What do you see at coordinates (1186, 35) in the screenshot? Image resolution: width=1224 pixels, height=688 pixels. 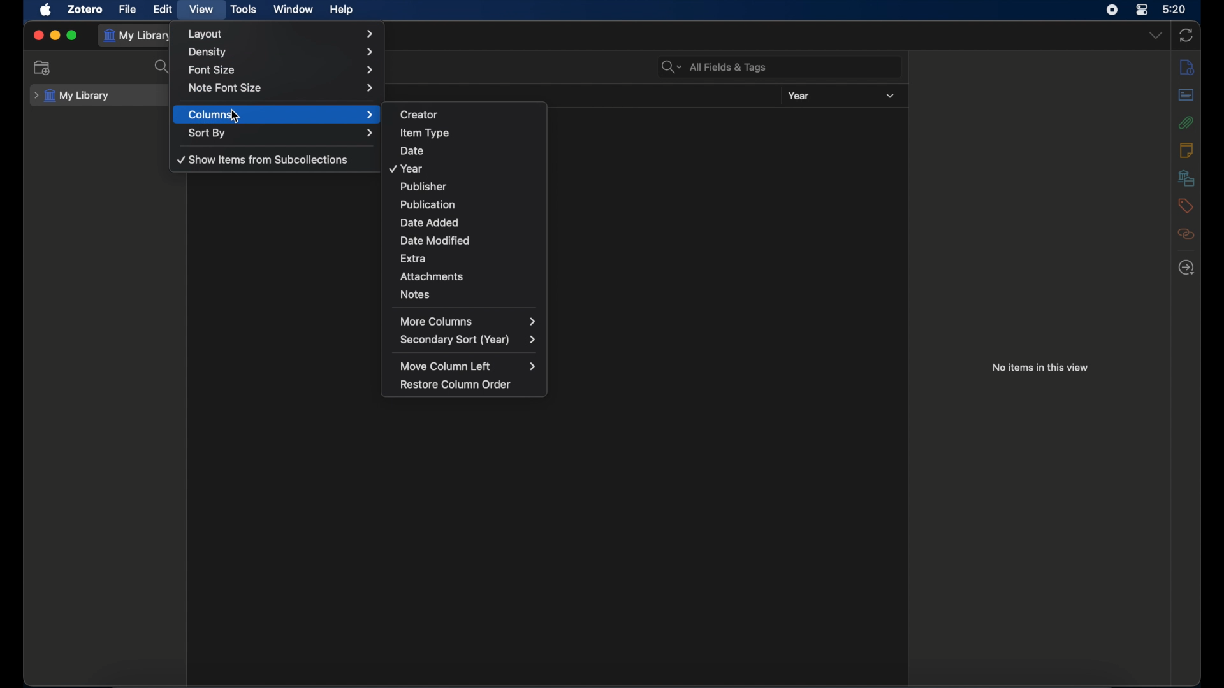 I see `sync` at bounding box center [1186, 35].